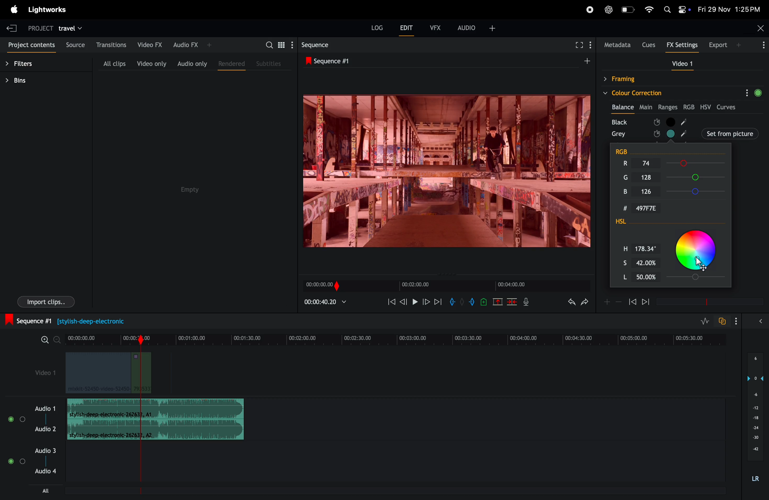 The height and width of the screenshot is (500, 769). What do you see at coordinates (735, 320) in the screenshot?
I see `show settings menu` at bounding box center [735, 320].